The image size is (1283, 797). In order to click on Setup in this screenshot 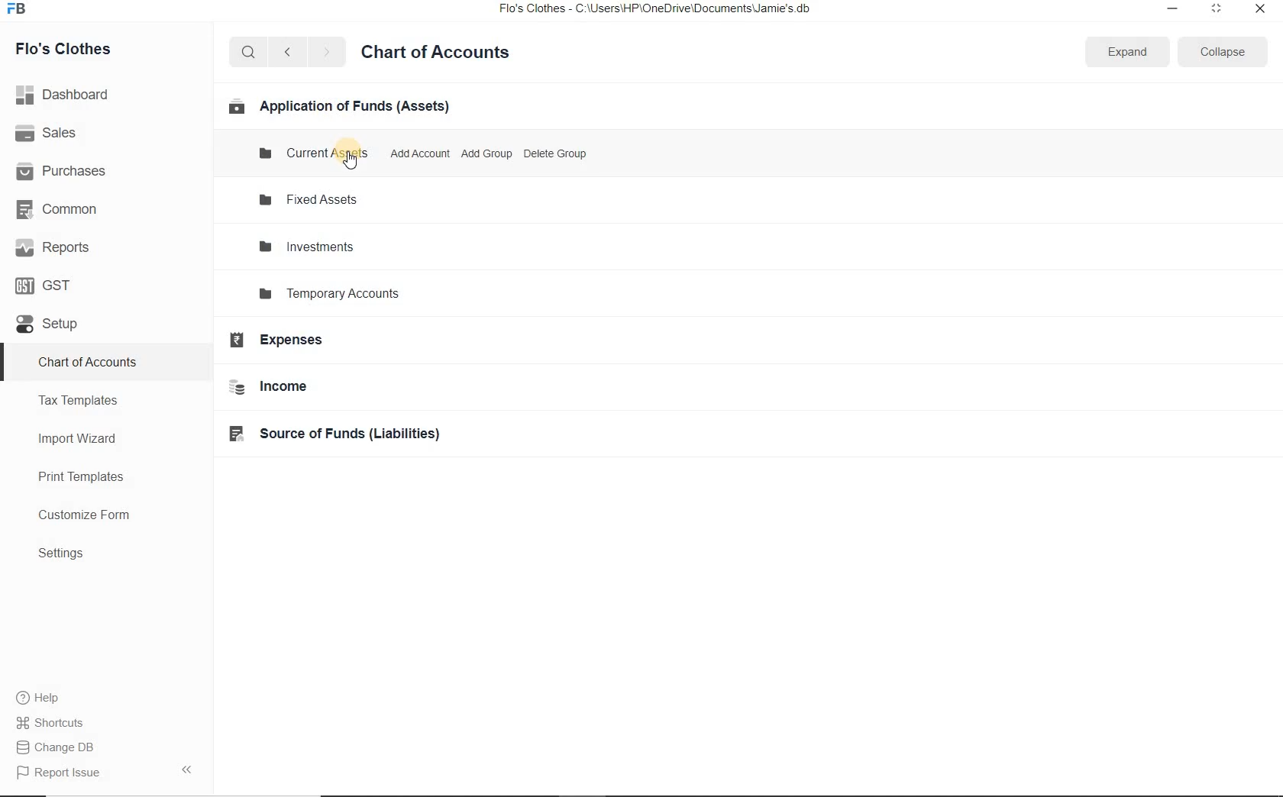, I will do `click(67, 331)`.